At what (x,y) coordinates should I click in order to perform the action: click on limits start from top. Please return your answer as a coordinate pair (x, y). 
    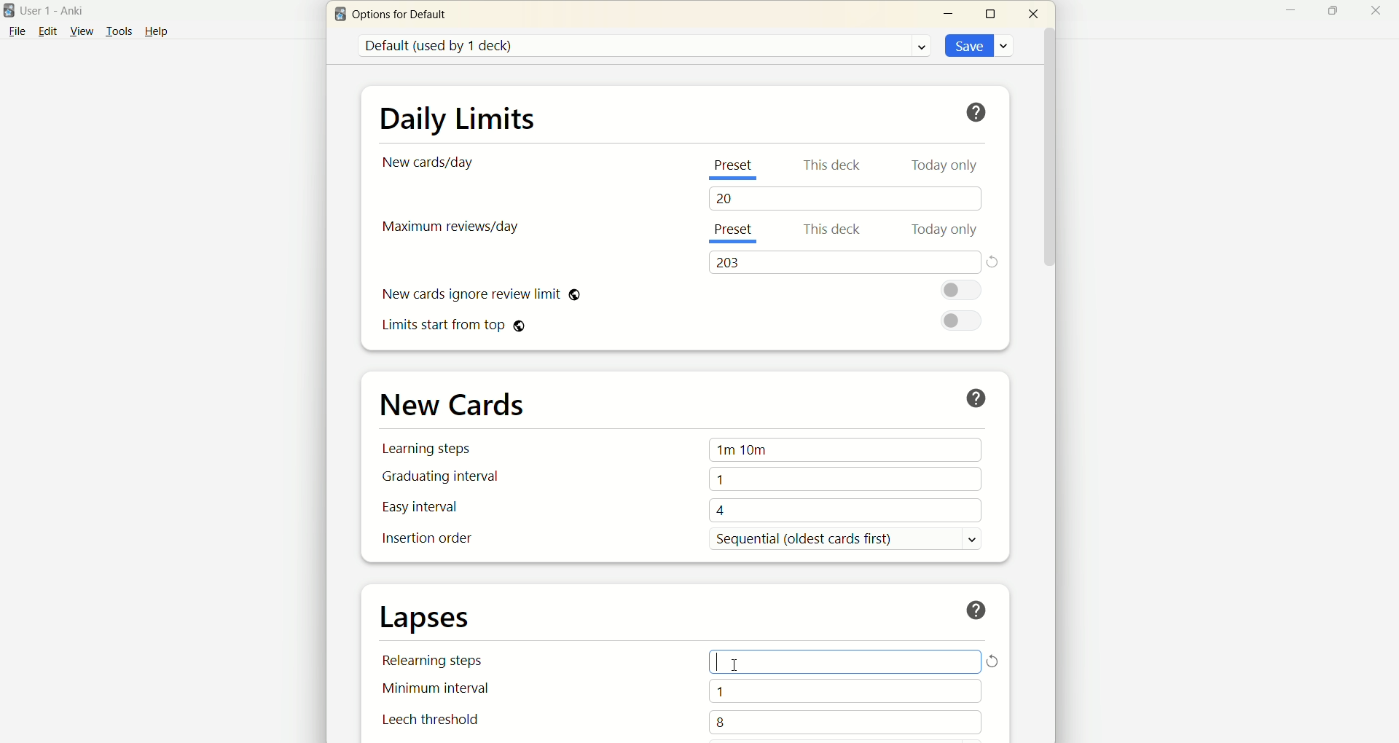
    Looking at the image, I should click on (456, 328).